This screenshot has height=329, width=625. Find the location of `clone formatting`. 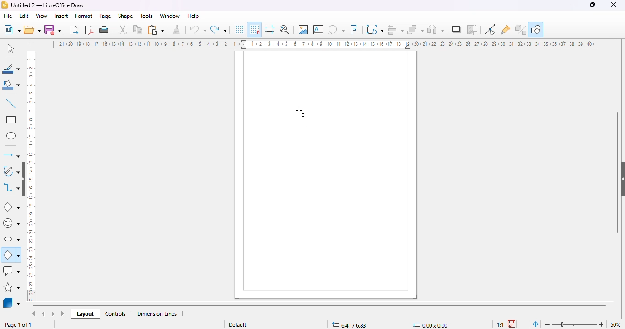

clone formatting is located at coordinates (177, 30).